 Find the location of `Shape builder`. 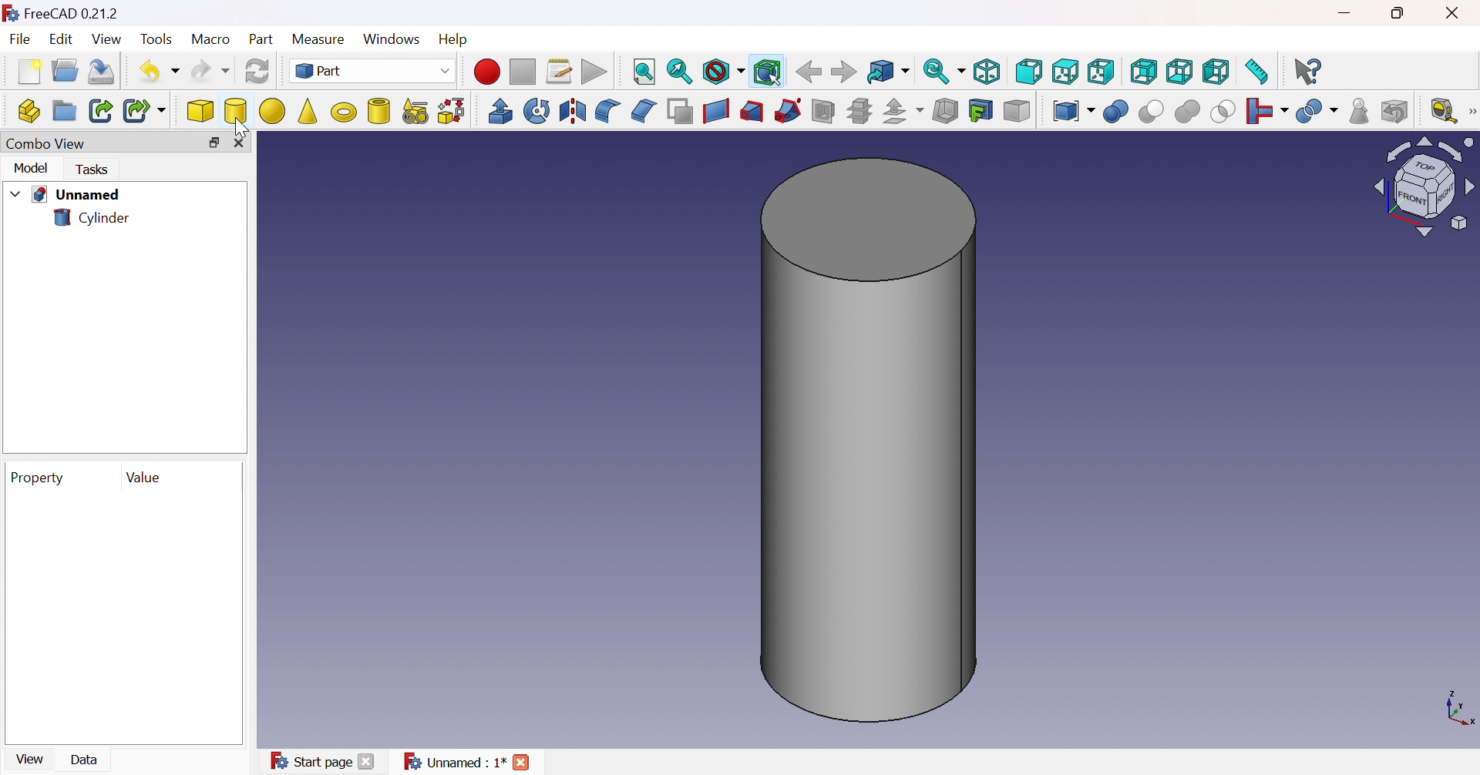

Shape builder is located at coordinates (452, 112).